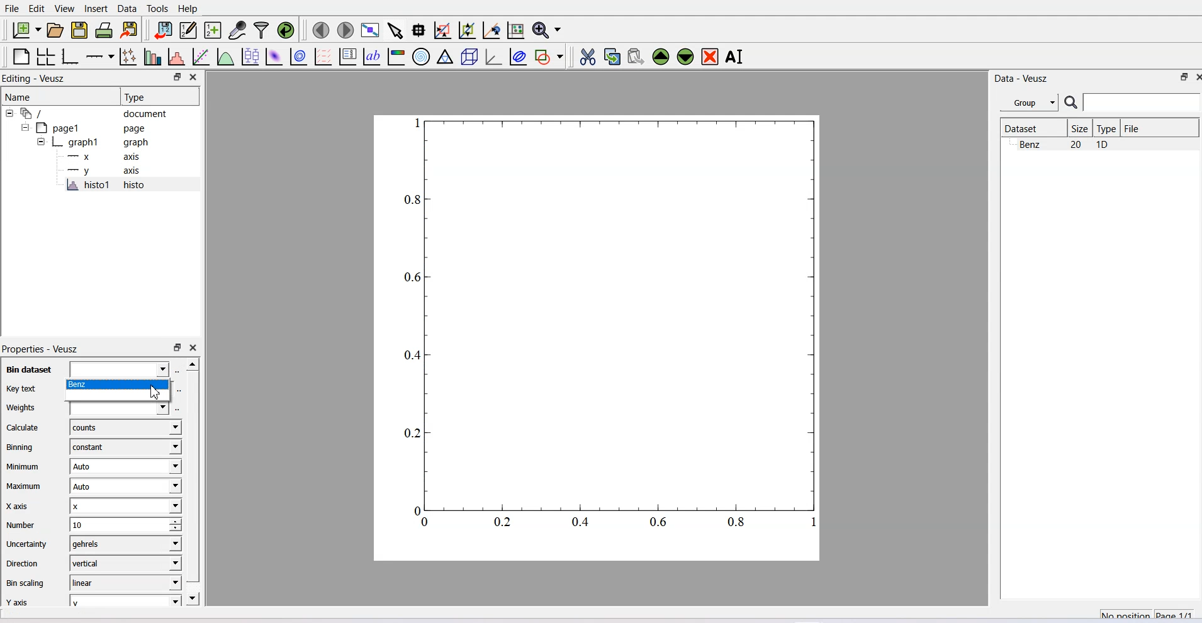 Image resolution: width=1202 pixels, height=623 pixels. I want to click on Close, so click(1186, 77).